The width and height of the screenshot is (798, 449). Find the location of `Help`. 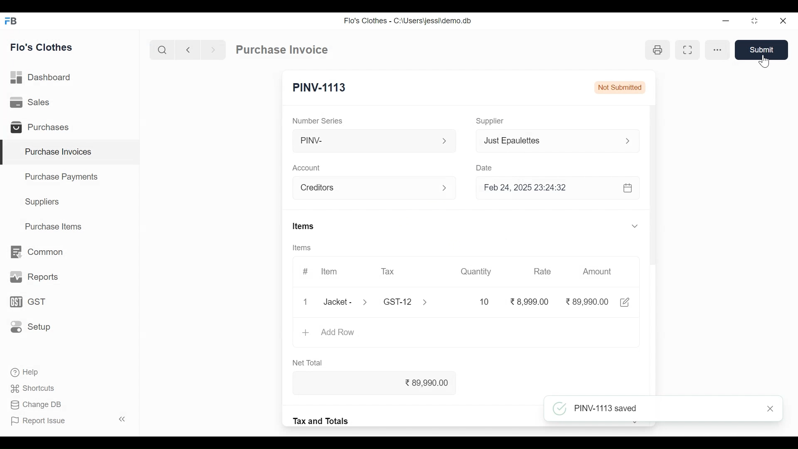

Help is located at coordinates (27, 373).